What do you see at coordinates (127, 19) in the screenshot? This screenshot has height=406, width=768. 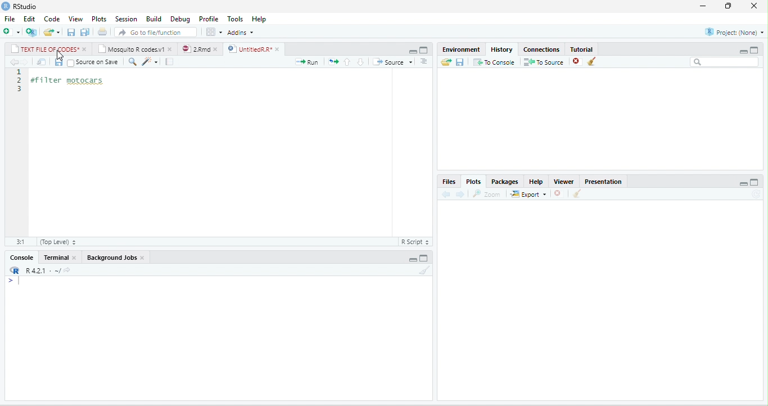 I see `Session` at bounding box center [127, 19].